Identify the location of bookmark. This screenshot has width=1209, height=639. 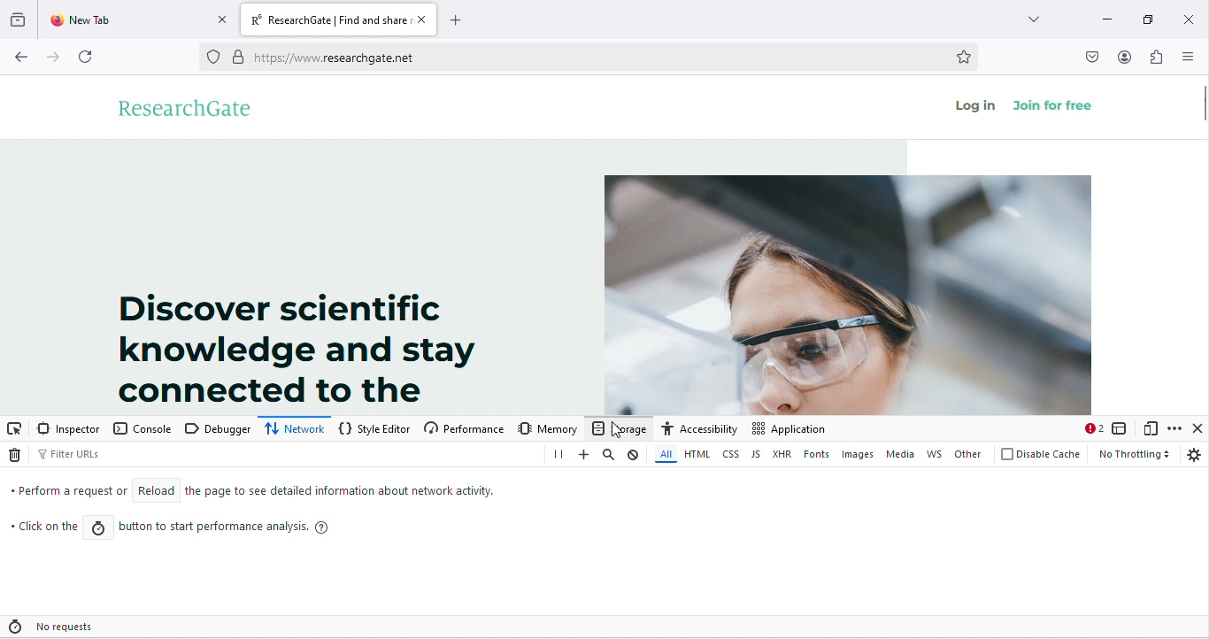
(970, 56).